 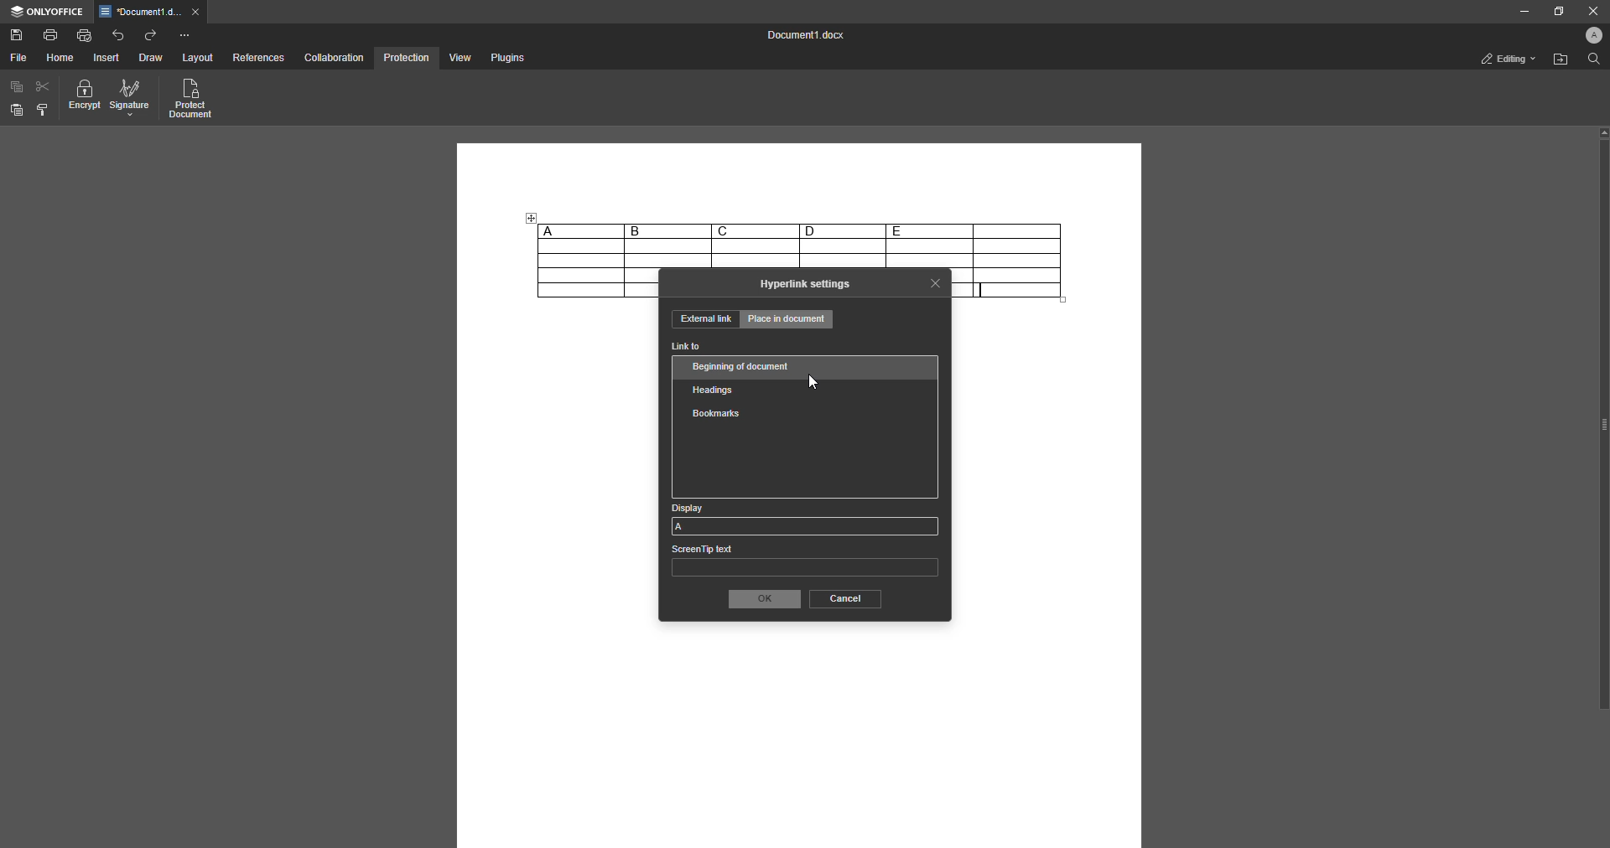 I want to click on layout, so click(x=200, y=59).